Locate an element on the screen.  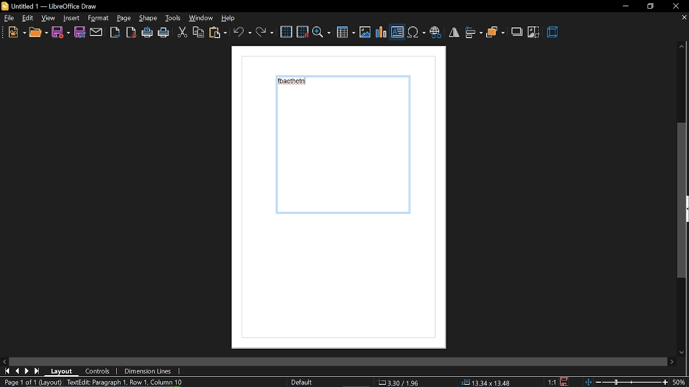
Page 1 of 1 (Layout) is located at coordinates (31, 382).